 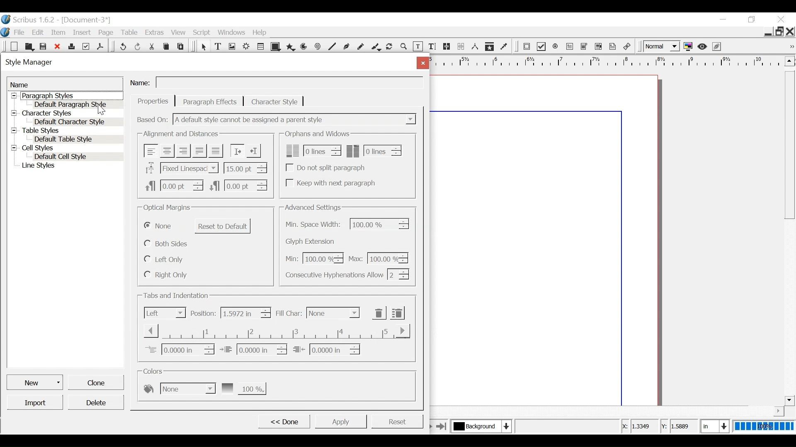 What do you see at coordinates (180, 168) in the screenshot?
I see `line Spacing mode` at bounding box center [180, 168].